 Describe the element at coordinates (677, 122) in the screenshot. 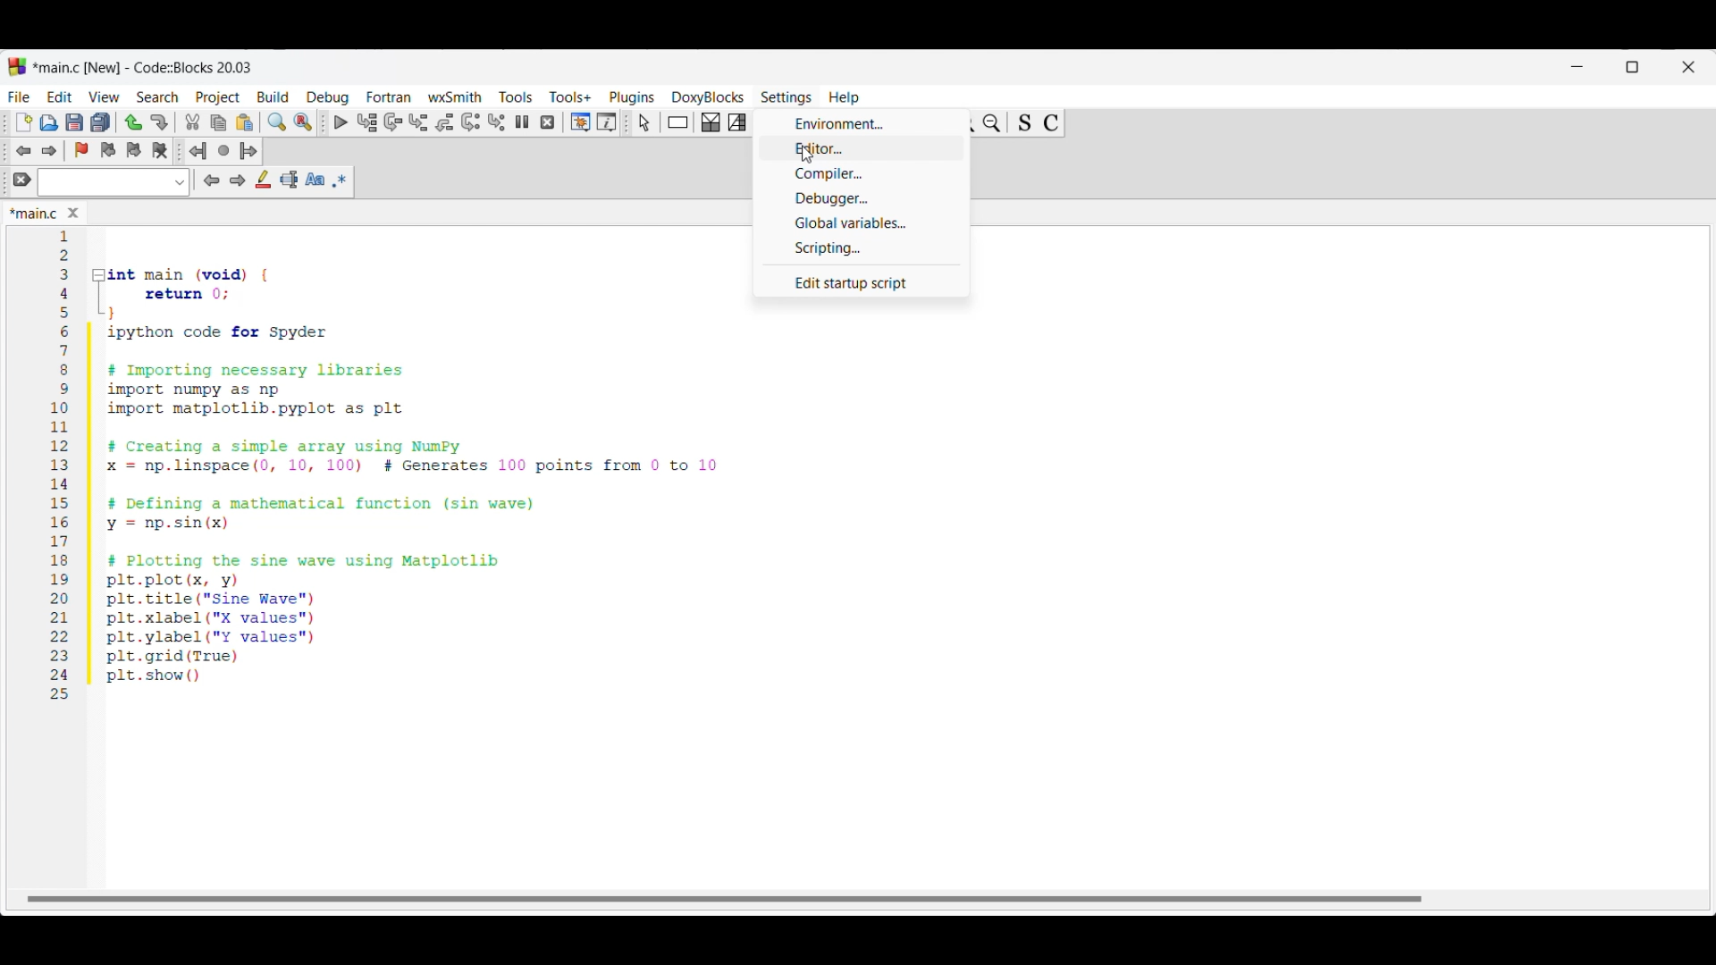

I see `Instruction` at that location.